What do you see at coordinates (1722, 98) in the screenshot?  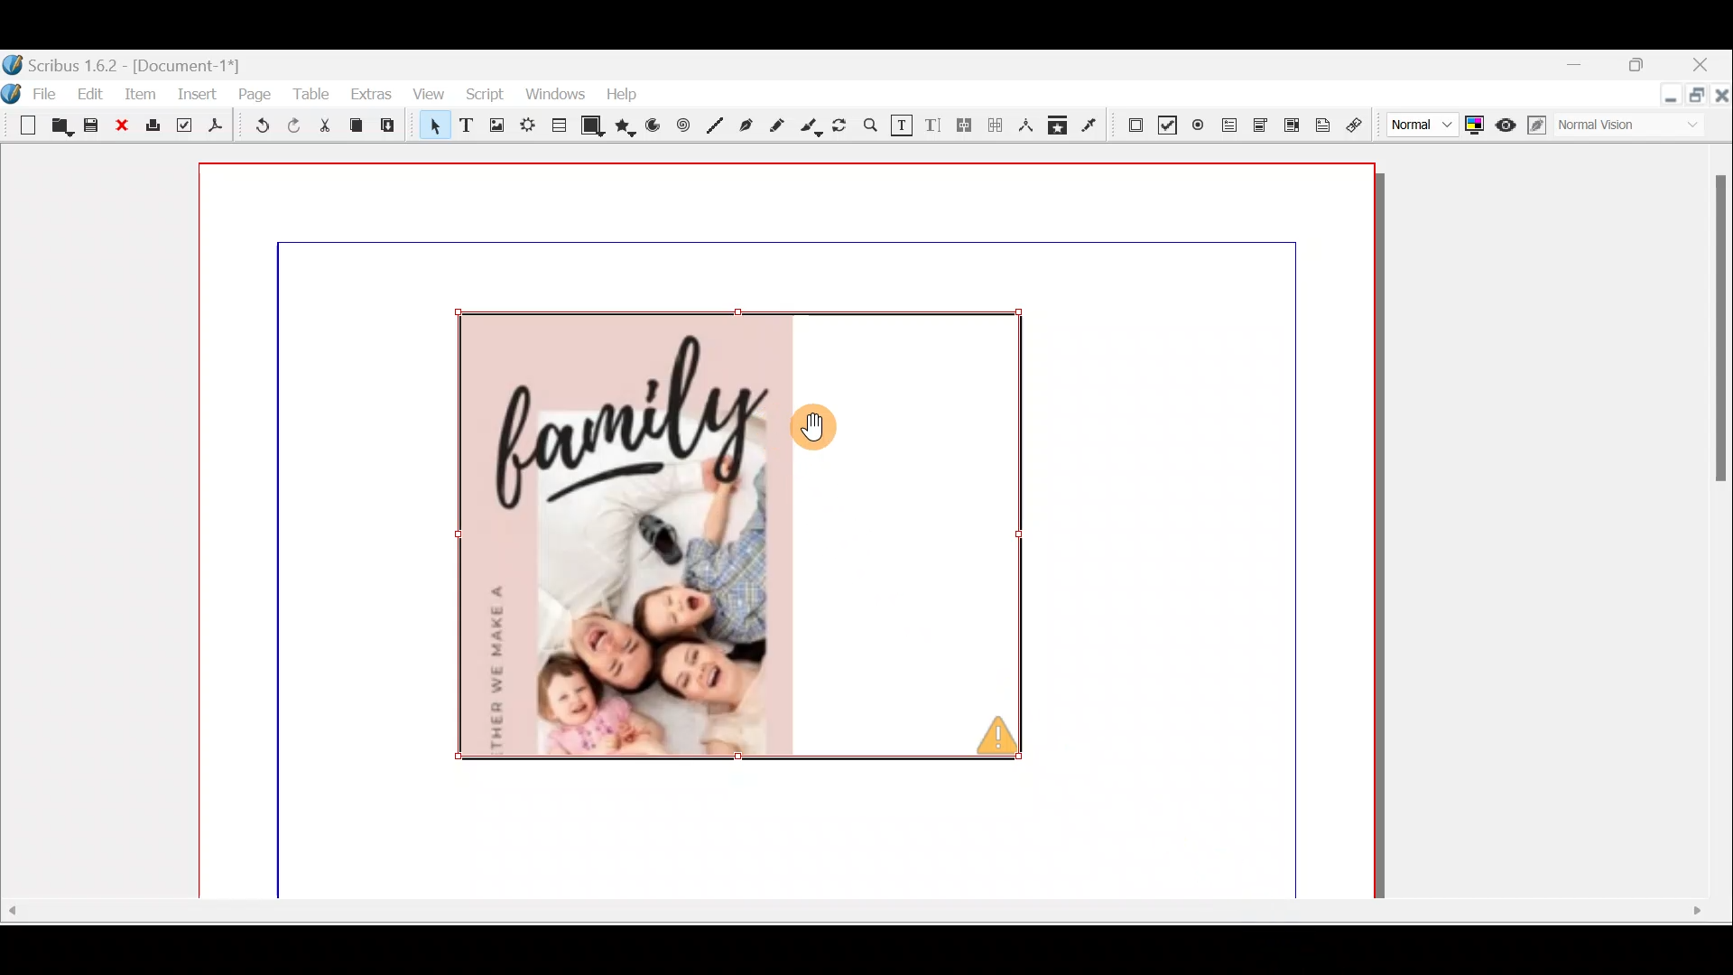 I see `Close` at bounding box center [1722, 98].